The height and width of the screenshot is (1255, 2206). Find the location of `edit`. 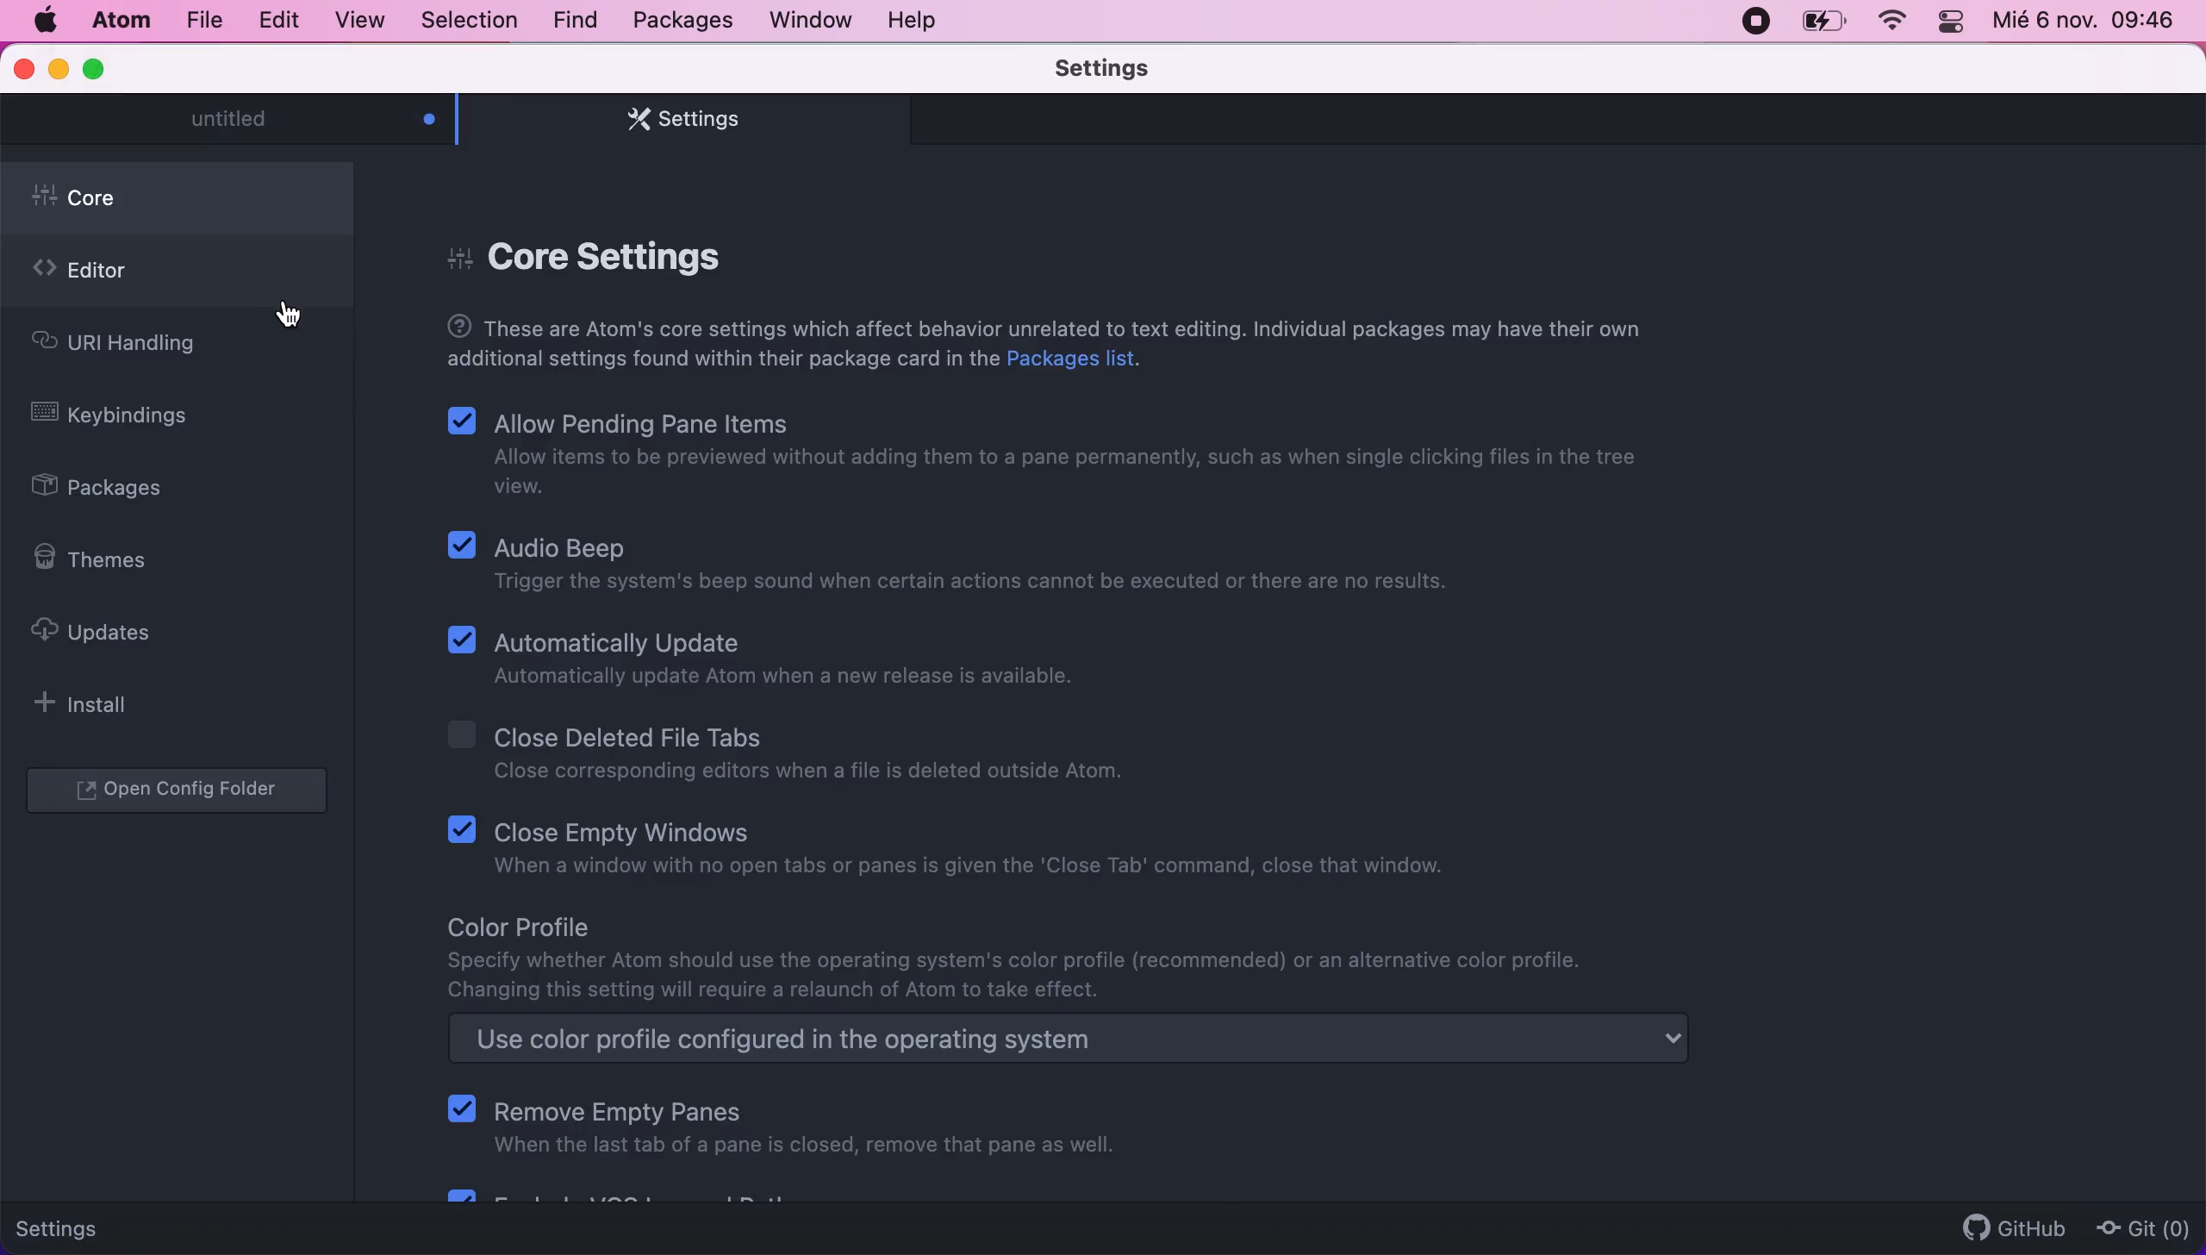

edit is located at coordinates (276, 22).